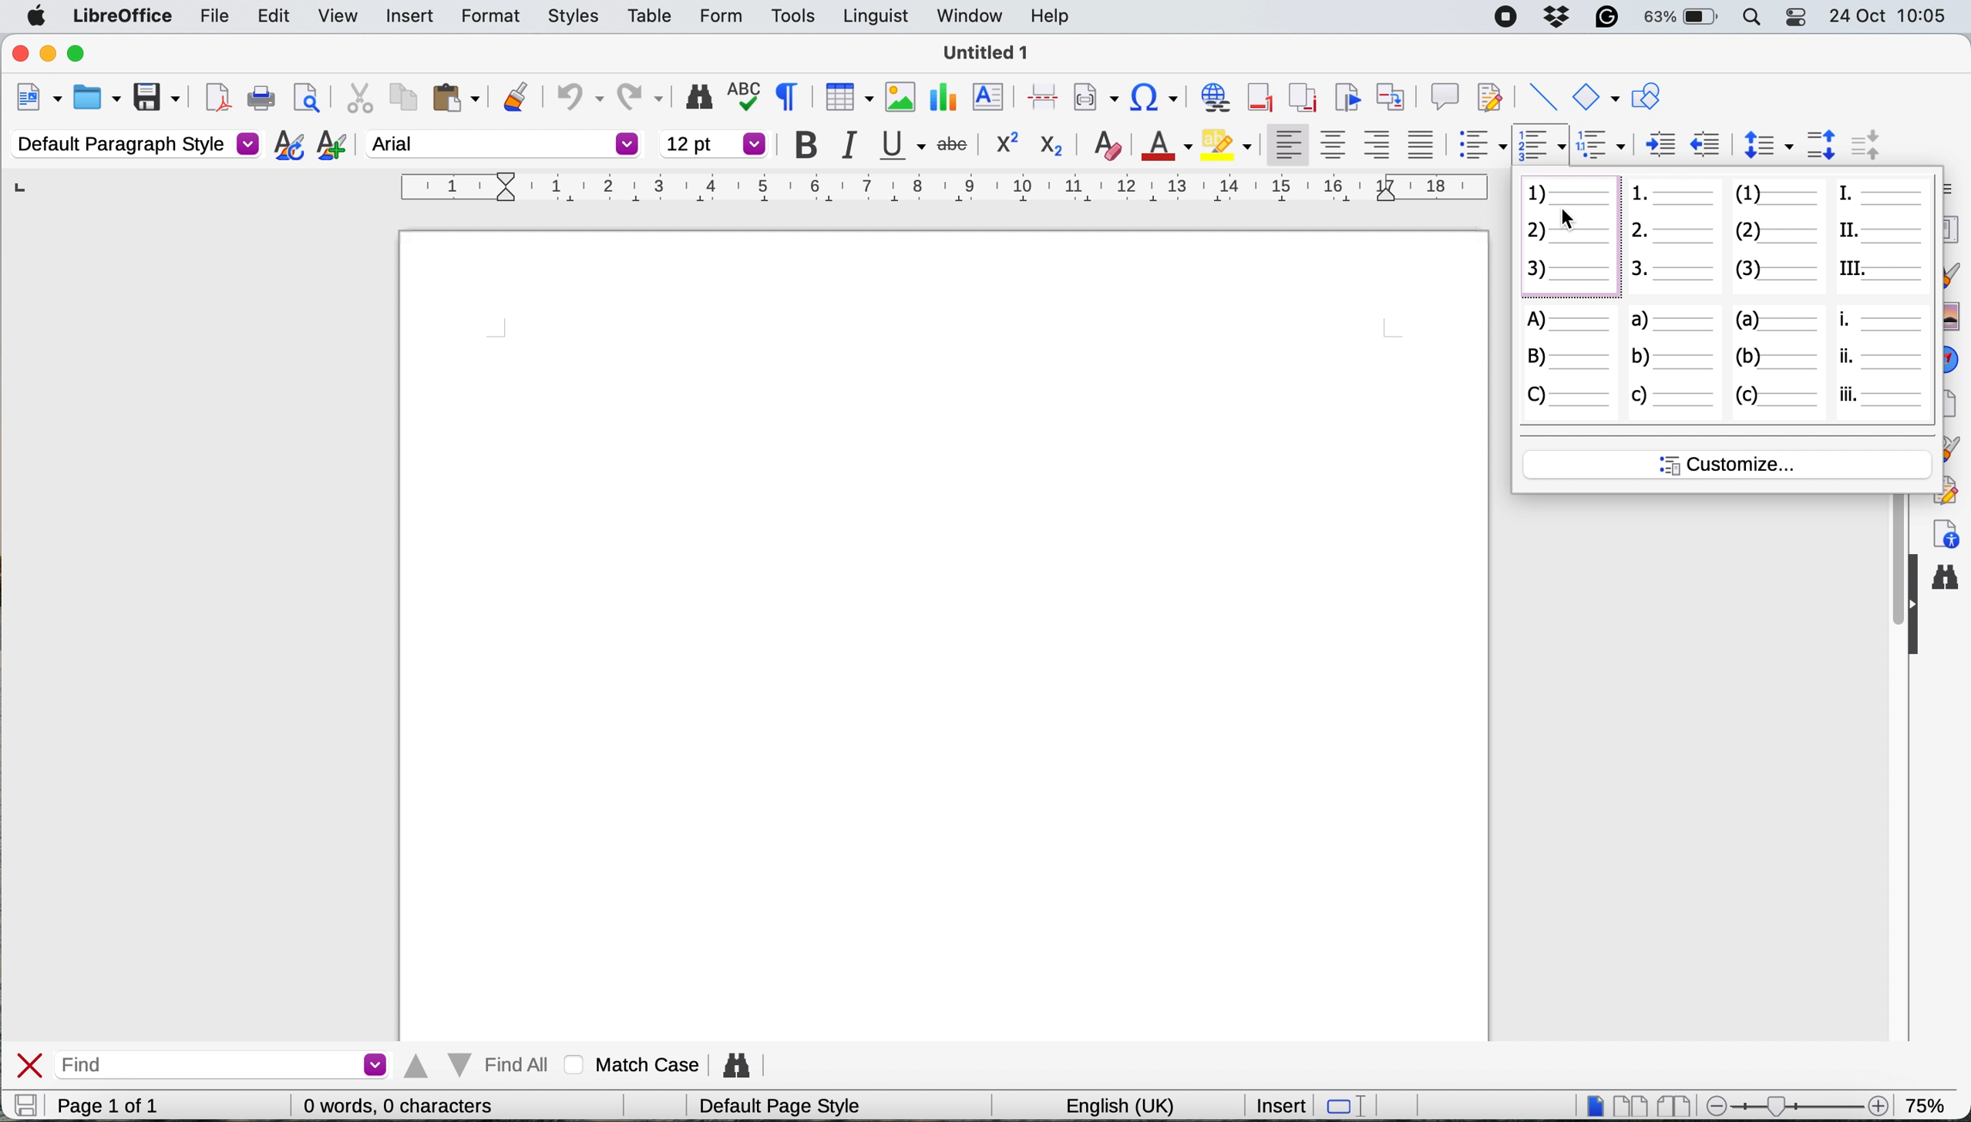  I want to click on cut, so click(359, 97).